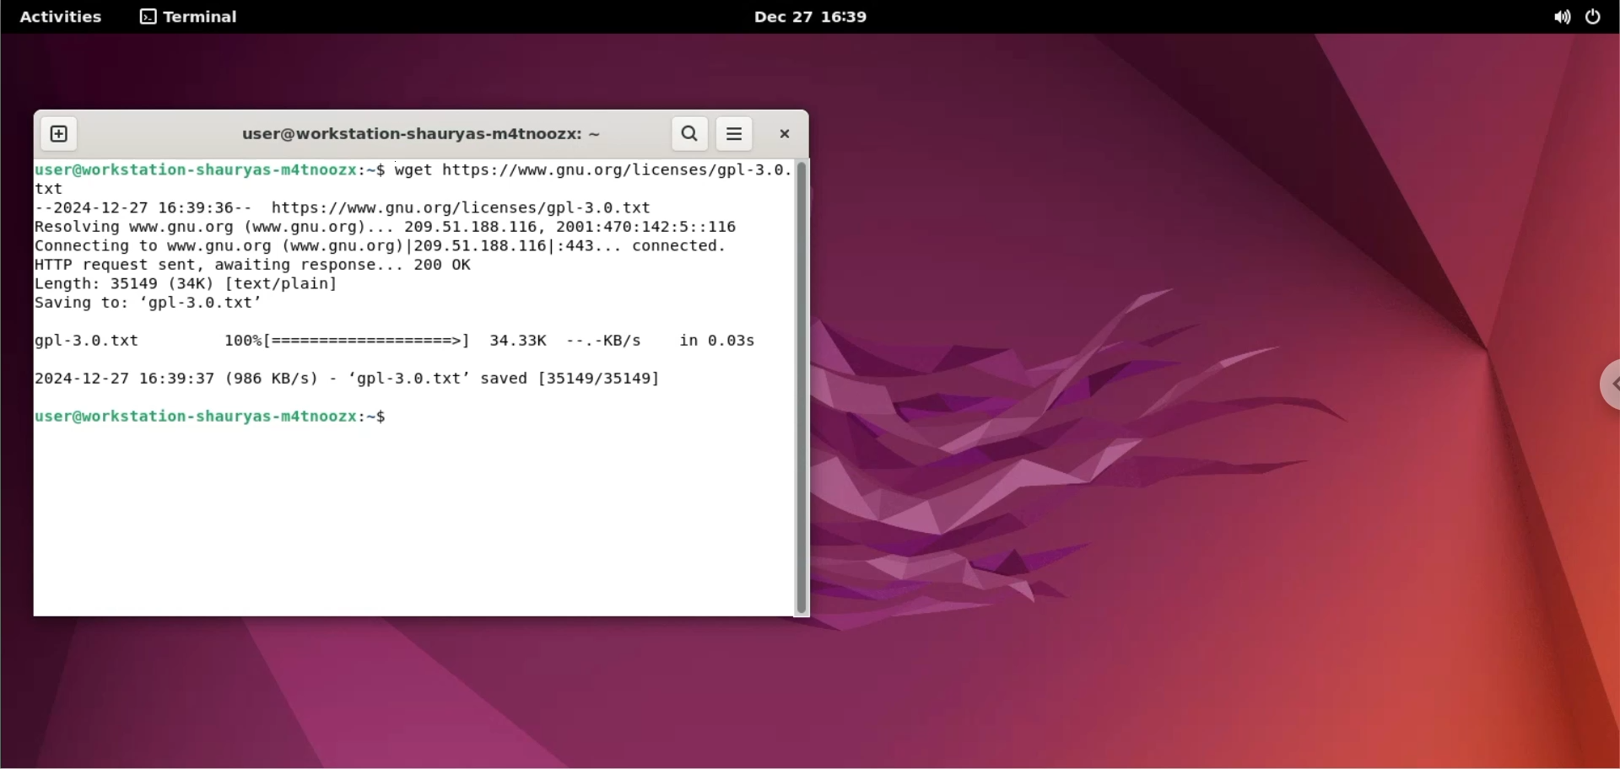 The height and width of the screenshot is (769, 1620). What do you see at coordinates (405, 288) in the screenshot?
I see `txt

--2024-12-27 16:39:36-- https://www.gnu.org/licenses/gpl-3.0.txt

Resolving www.gnu.org (www.gnu.org)... 209.51.188.116, 2001:470:142:5::116
Connecting to www.gnu.org (www.gnu.org)|209.51.188.116|:443... connected.
HTTP request sent, awaiting response... 200 OK

Length: 35149 (34K) [text/plain]

Saving to: ‘gpl-3.0.txt’

jpl-3.0. txt 100% [===================>] 34.33K --.-KB/s in 0.03s
2024-12-27 16:39:37 (986 KB/s) - ‘gpl-3.0.txt’ saved [35149/35149]` at bounding box center [405, 288].